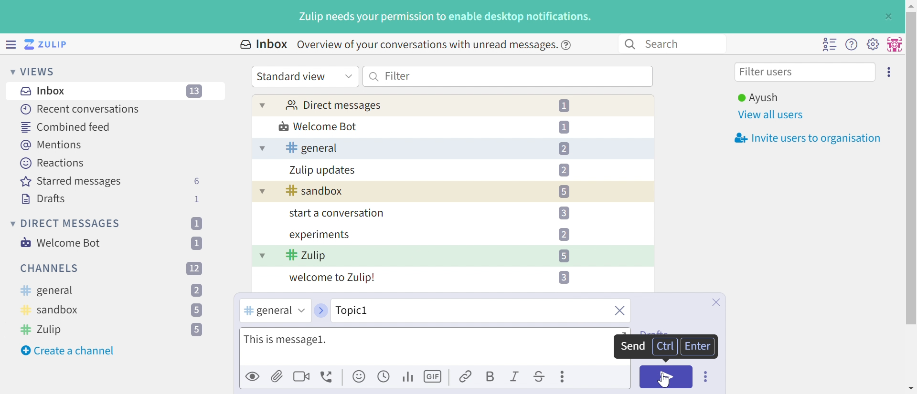  I want to click on Inbox, so click(263, 44).